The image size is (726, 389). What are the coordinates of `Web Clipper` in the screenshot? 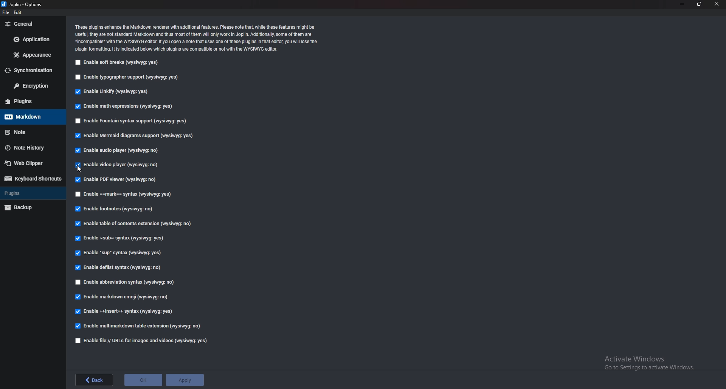 It's located at (32, 162).